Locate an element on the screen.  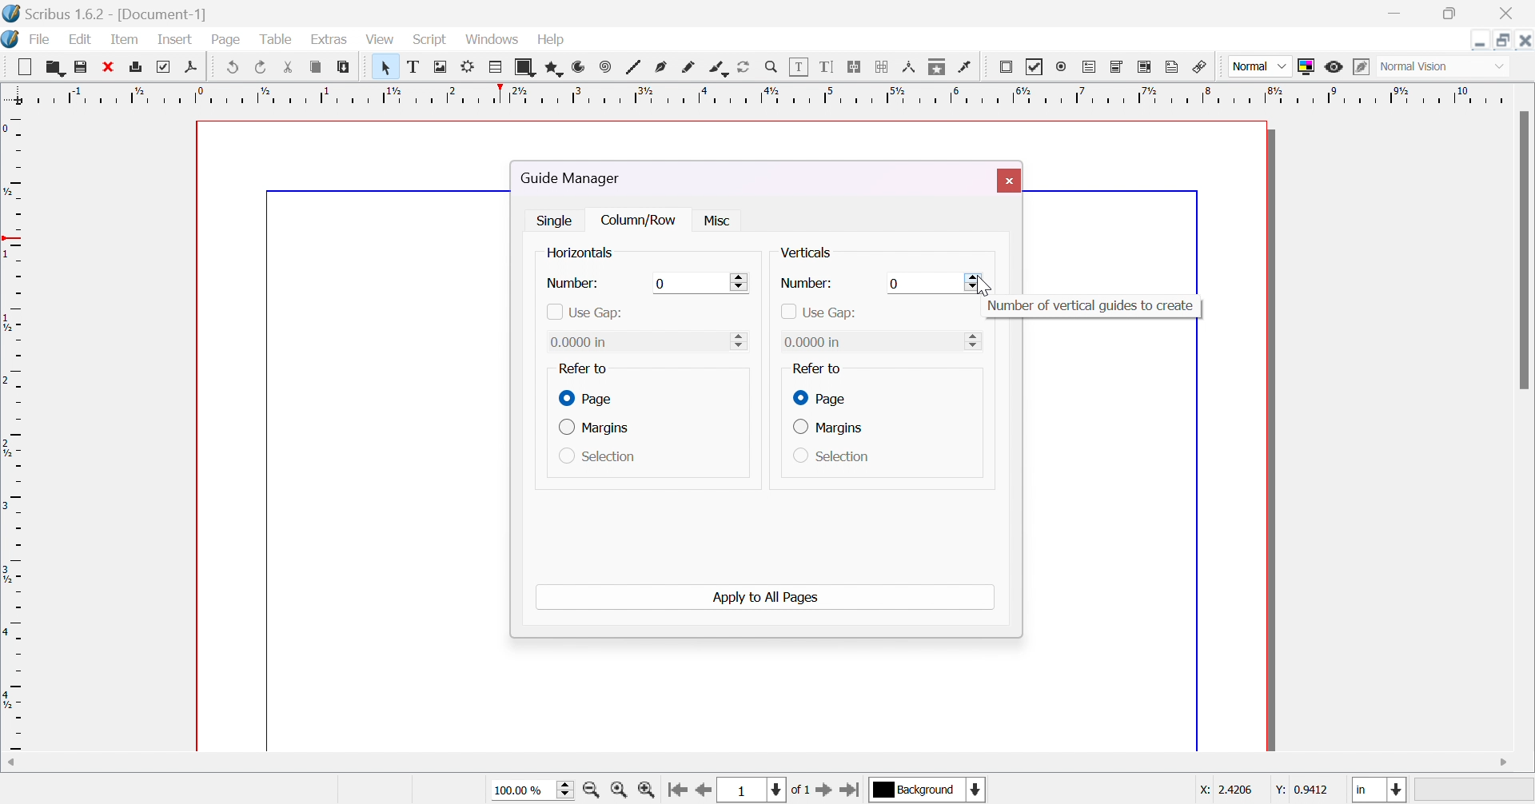
coordinates is located at coordinates (1255, 792).